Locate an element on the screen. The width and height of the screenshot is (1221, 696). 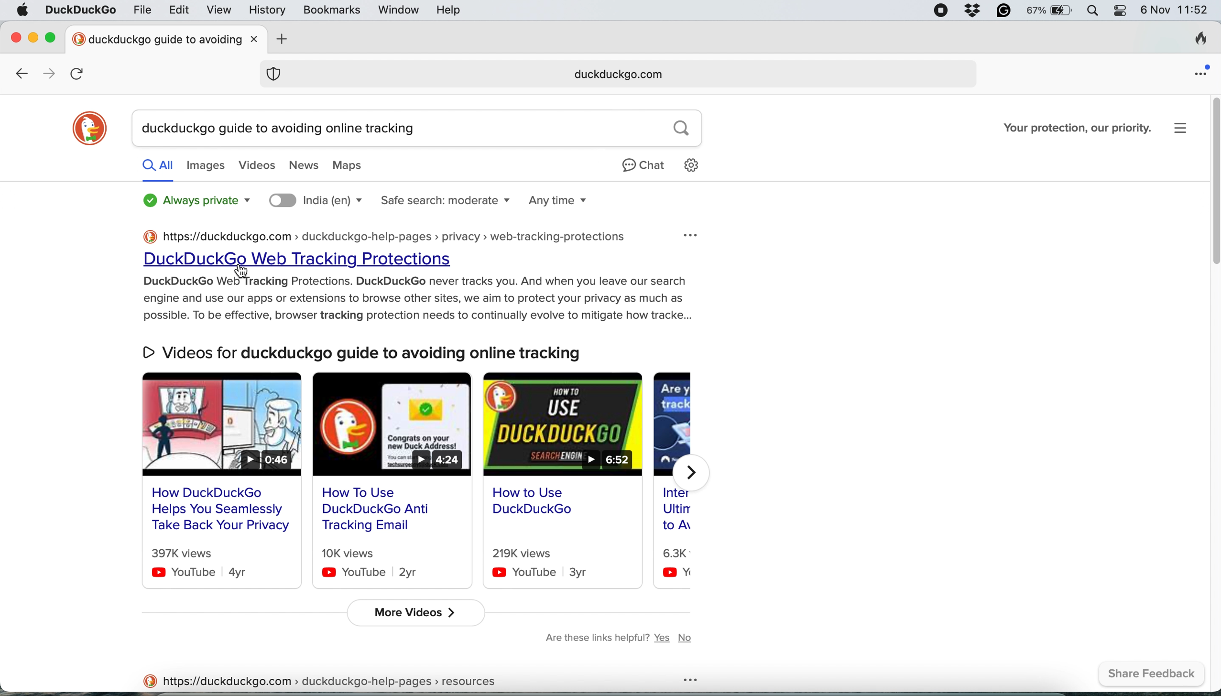
videos is located at coordinates (258, 166).